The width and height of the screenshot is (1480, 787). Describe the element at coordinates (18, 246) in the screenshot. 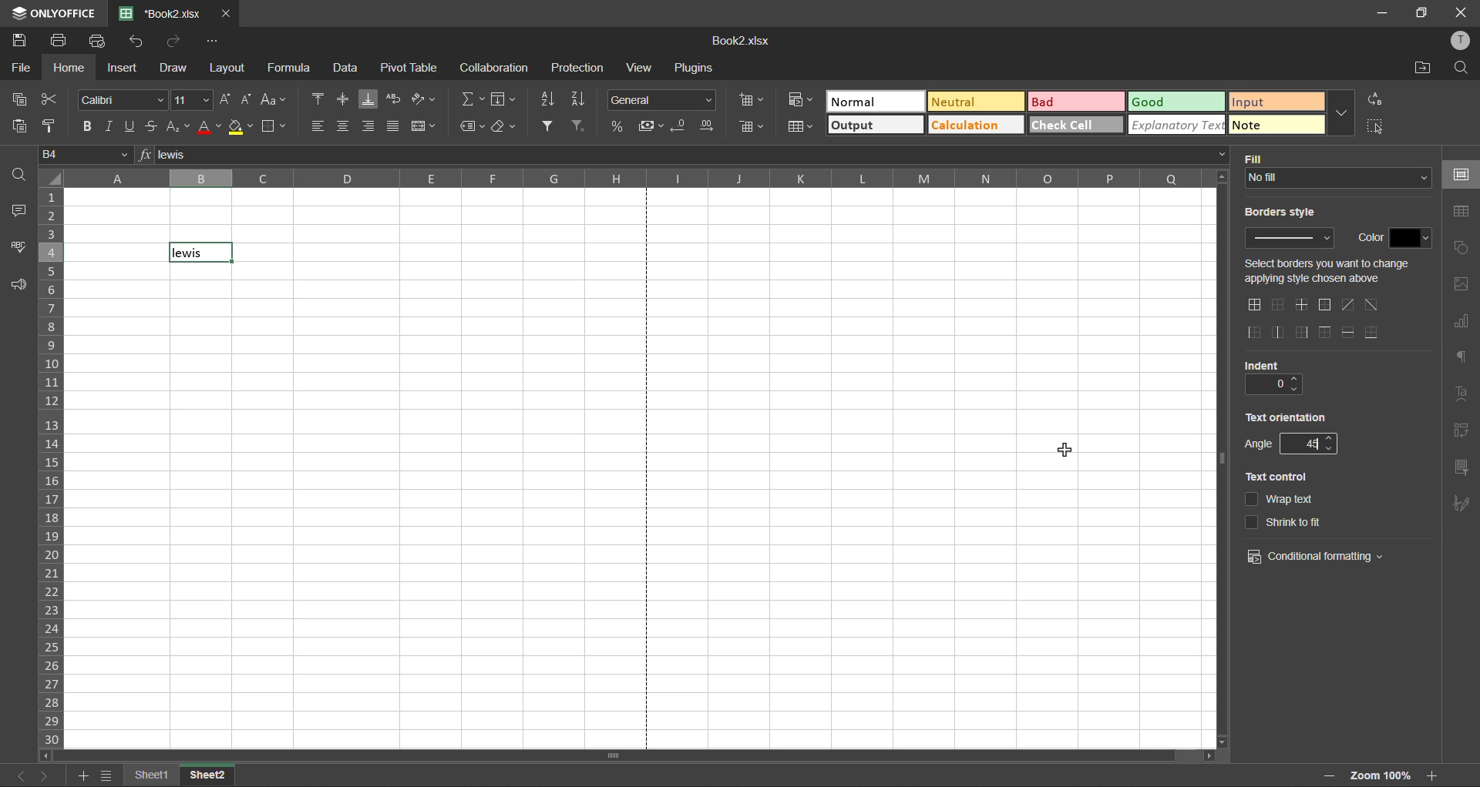

I see `spellcheck` at that location.